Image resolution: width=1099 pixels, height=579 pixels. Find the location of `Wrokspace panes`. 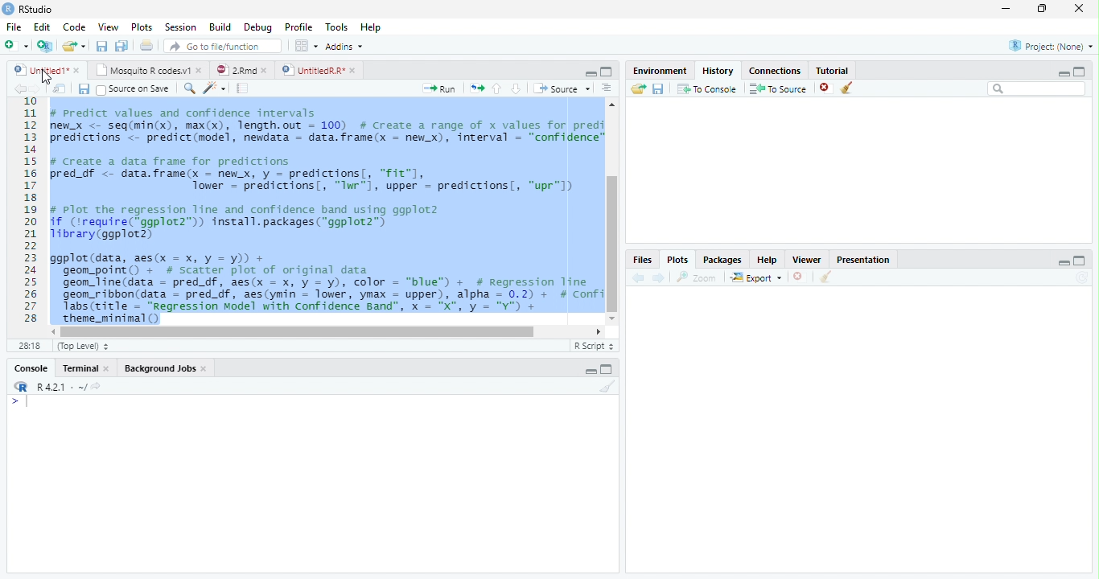

Wrokspace panes is located at coordinates (305, 46).